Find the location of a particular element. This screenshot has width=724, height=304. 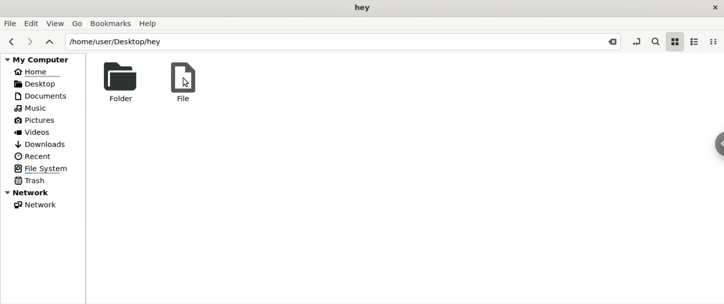

close is located at coordinates (713, 8).